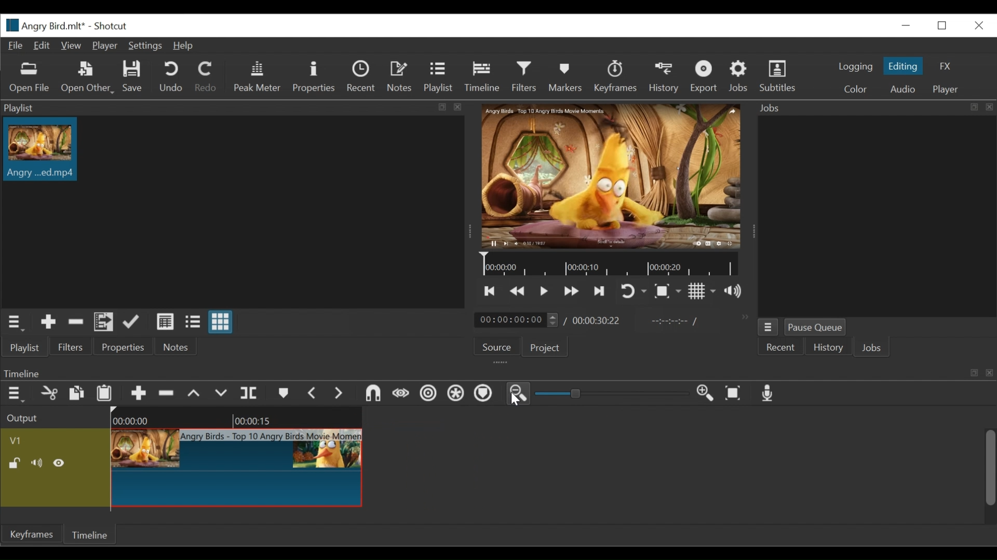  I want to click on Clip, so click(40, 149).